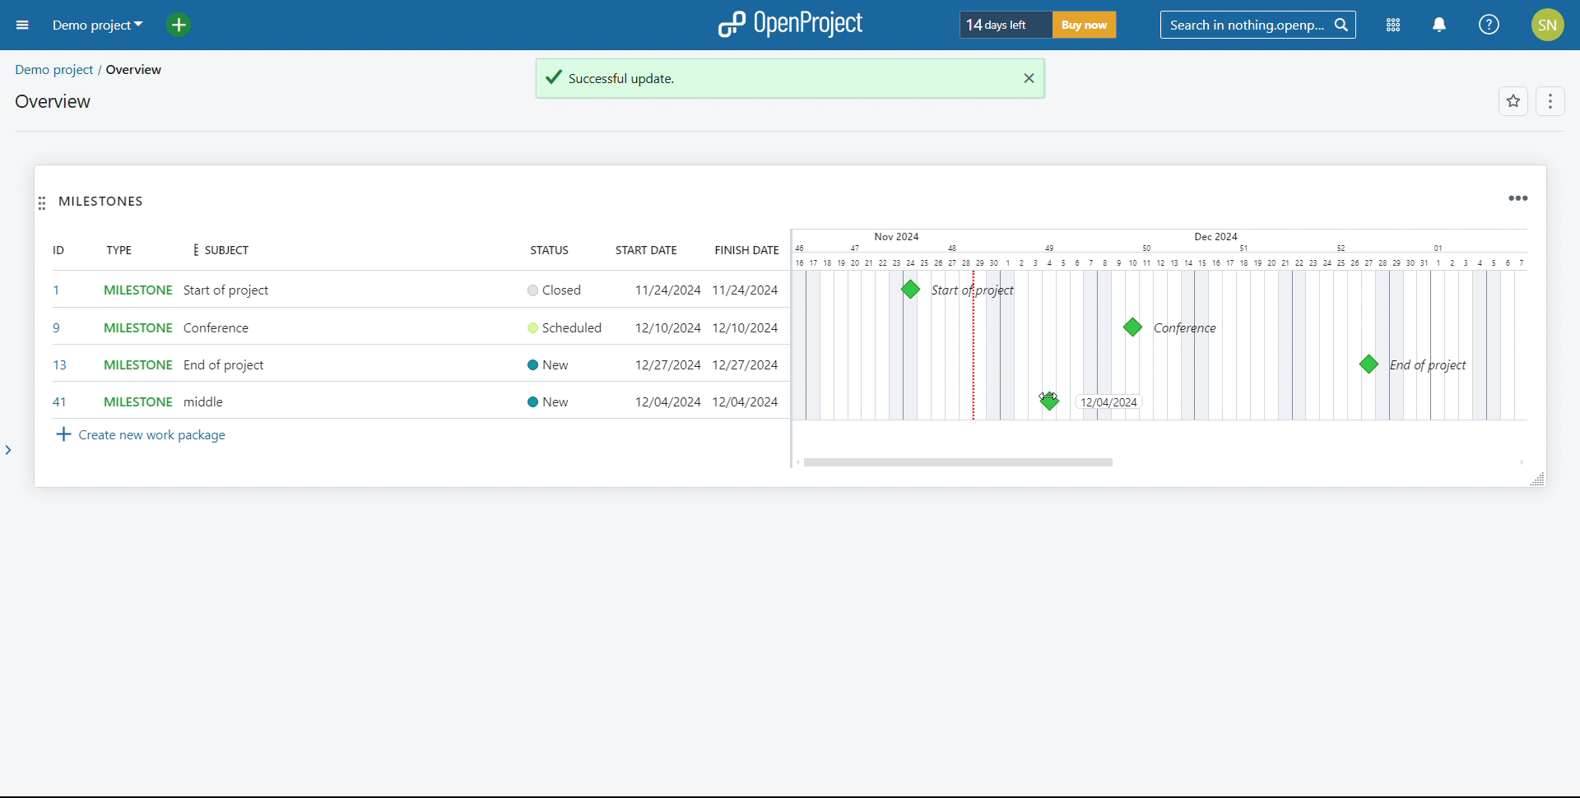 Image resolution: width=1580 pixels, height=798 pixels. Describe the element at coordinates (102, 202) in the screenshot. I see `milestones` at that location.